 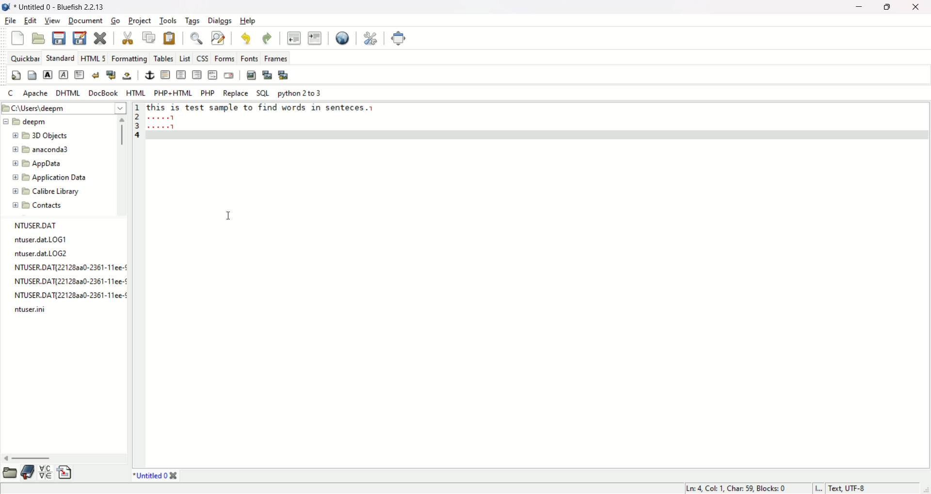 What do you see at coordinates (28, 473) in the screenshot?
I see `bookmarks` at bounding box center [28, 473].